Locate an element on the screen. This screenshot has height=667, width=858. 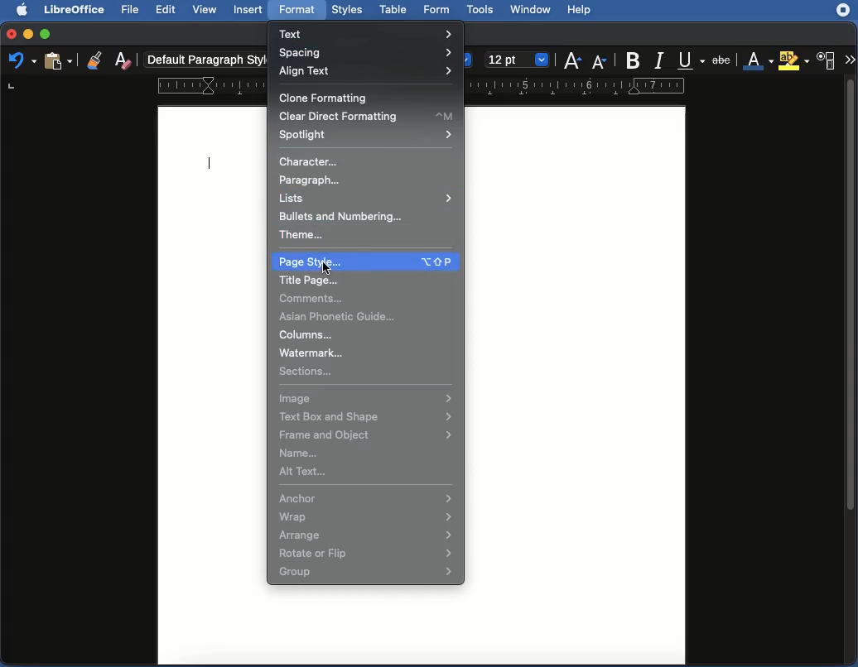
Group is located at coordinates (367, 572).